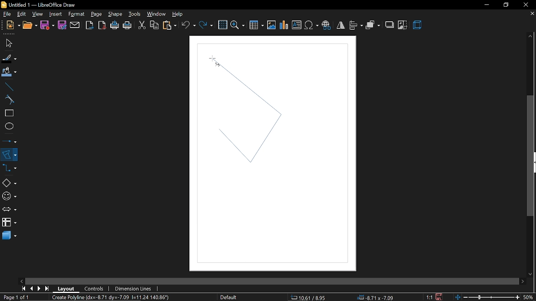 This screenshot has height=301, width=536. Describe the element at coordinates (206, 24) in the screenshot. I see `redo` at that location.